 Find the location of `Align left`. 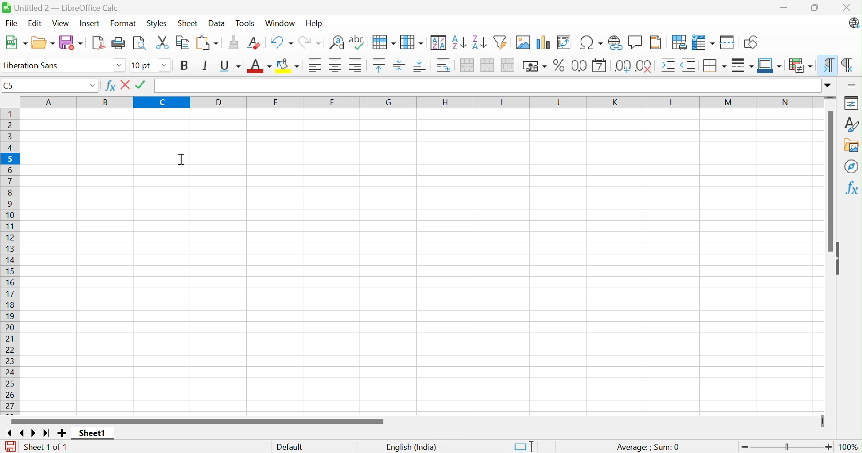

Align left is located at coordinates (316, 65).